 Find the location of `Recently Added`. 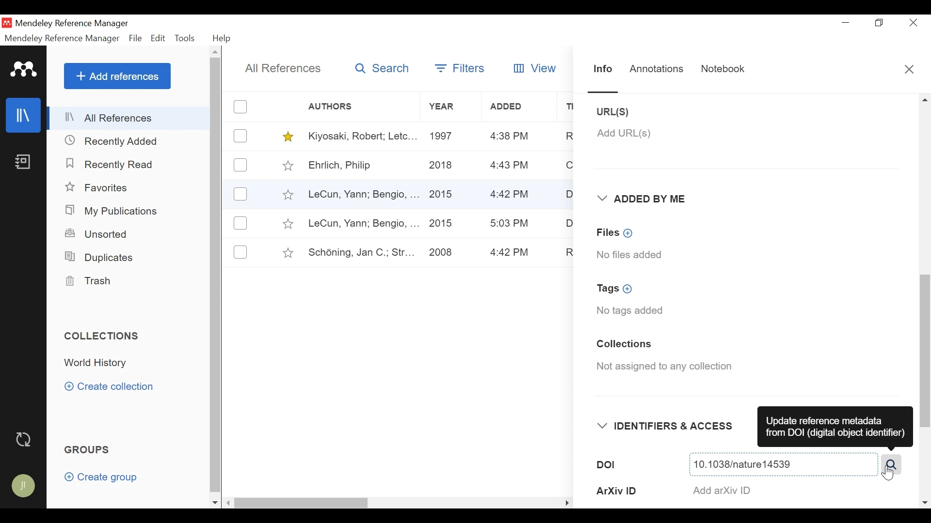

Recently Added is located at coordinates (116, 140).